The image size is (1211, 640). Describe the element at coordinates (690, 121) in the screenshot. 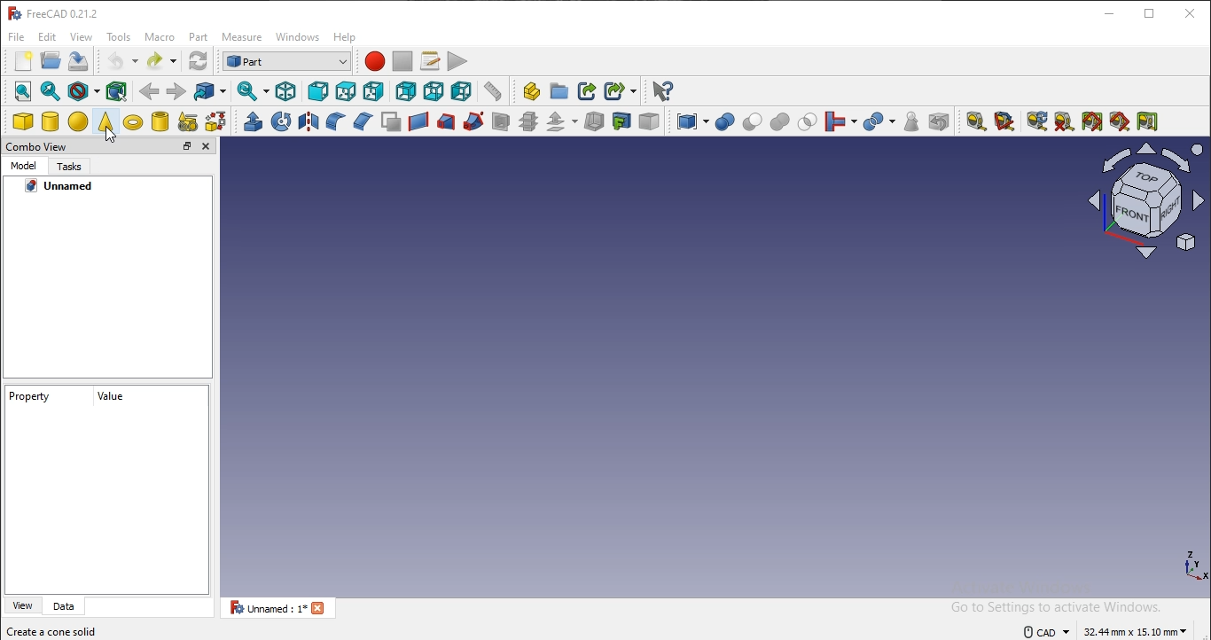

I see `` at that location.